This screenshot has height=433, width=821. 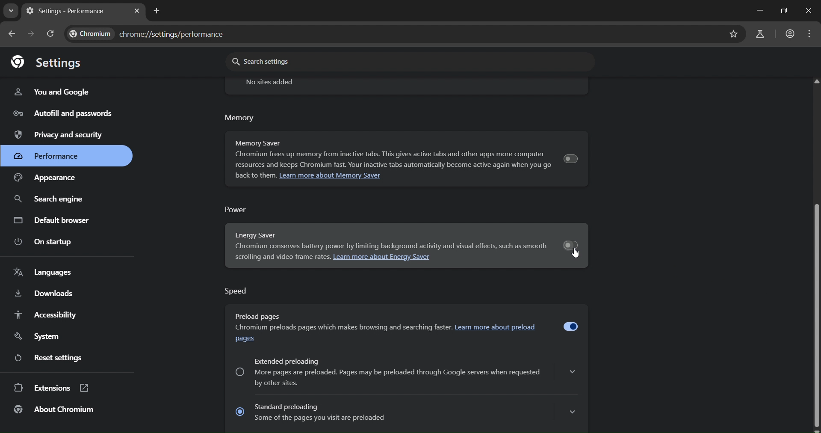 I want to click on back to them, so click(x=254, y=176).